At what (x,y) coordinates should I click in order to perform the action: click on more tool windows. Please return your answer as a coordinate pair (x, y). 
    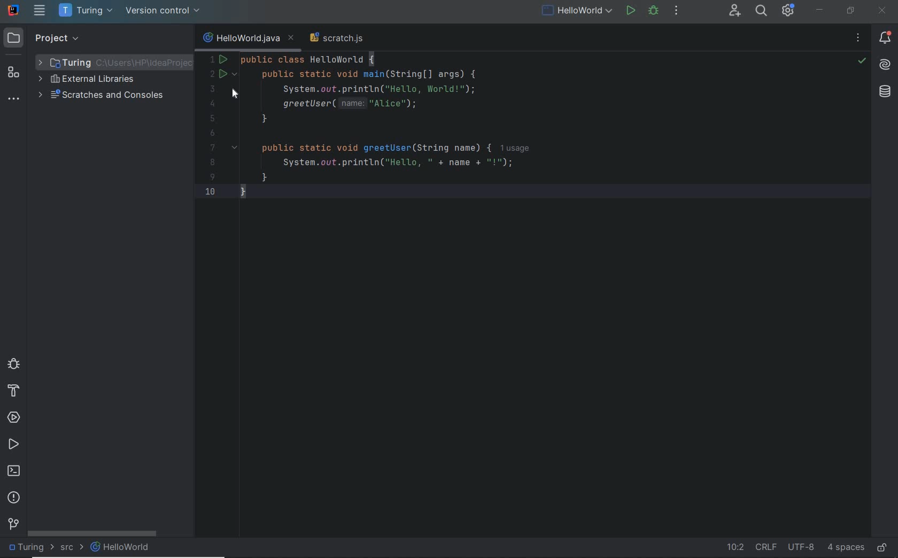
    Looking at the image, I should click on (12, 100).